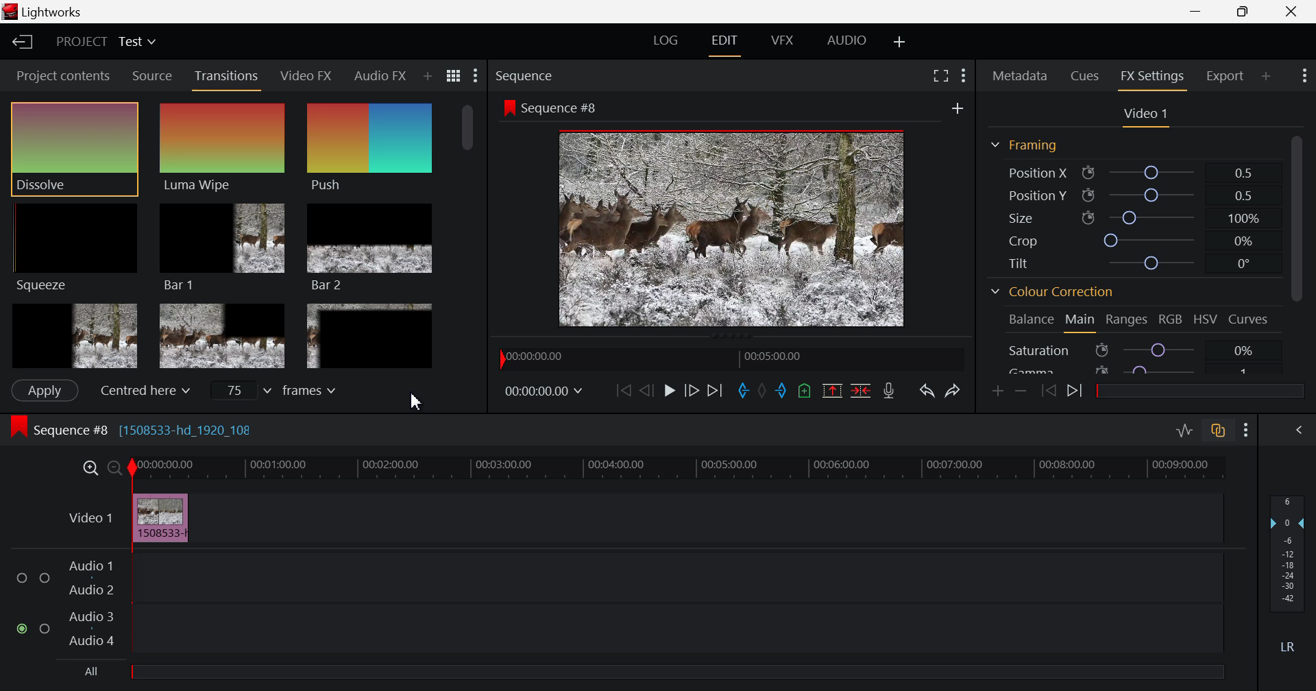 The height and width of the screenshot is (691, 1316). I want to click on Undo, so click(926, 391).